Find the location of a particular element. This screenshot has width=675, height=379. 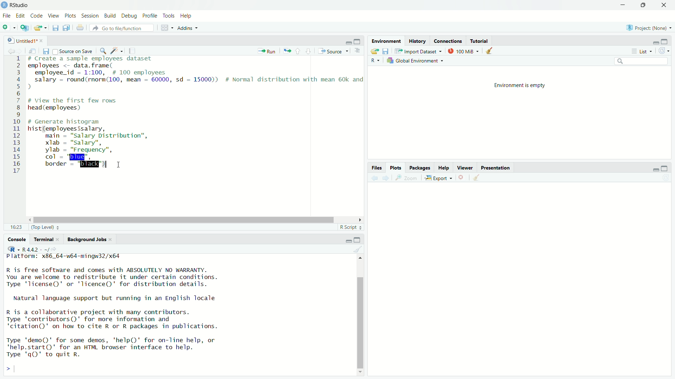

Profile is located at coordinates (150, 15).